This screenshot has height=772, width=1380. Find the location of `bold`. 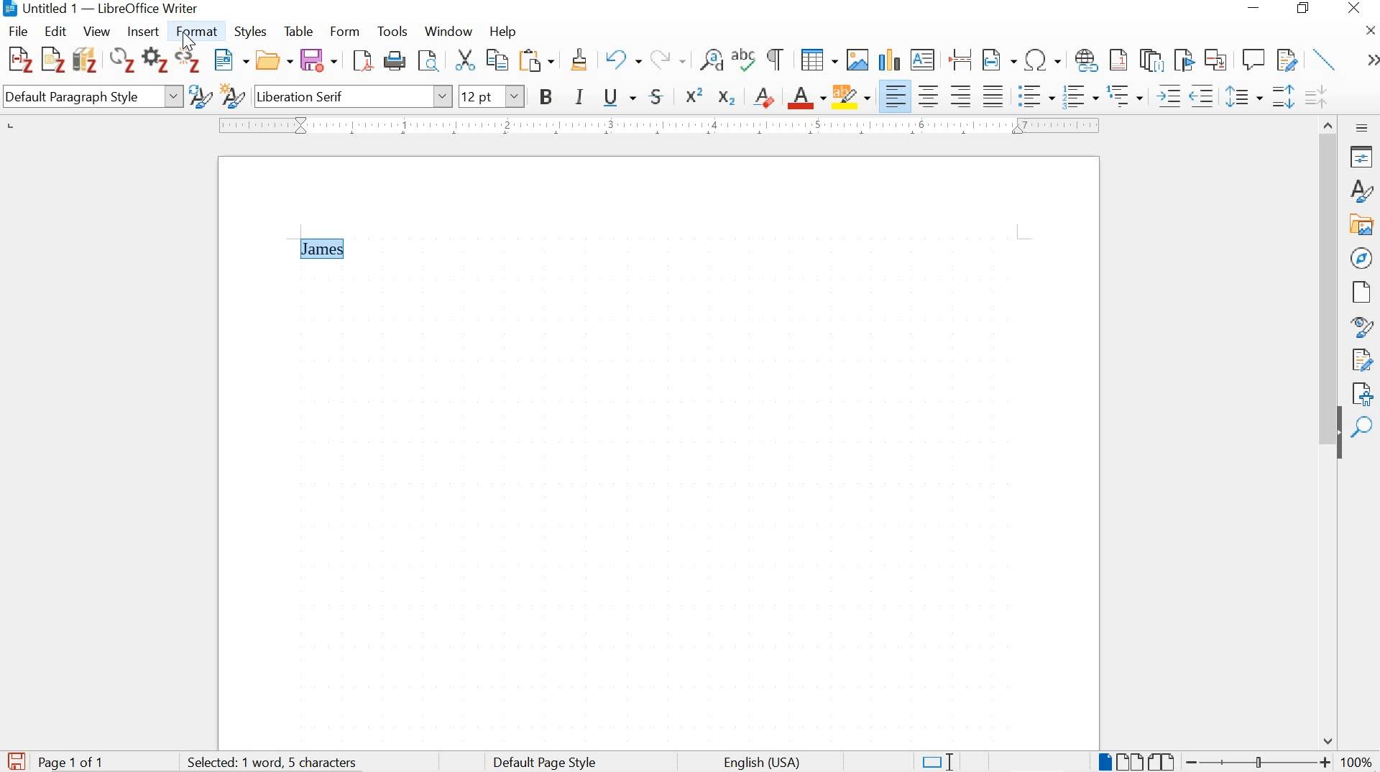

bold is located at coordinates (548, 98).